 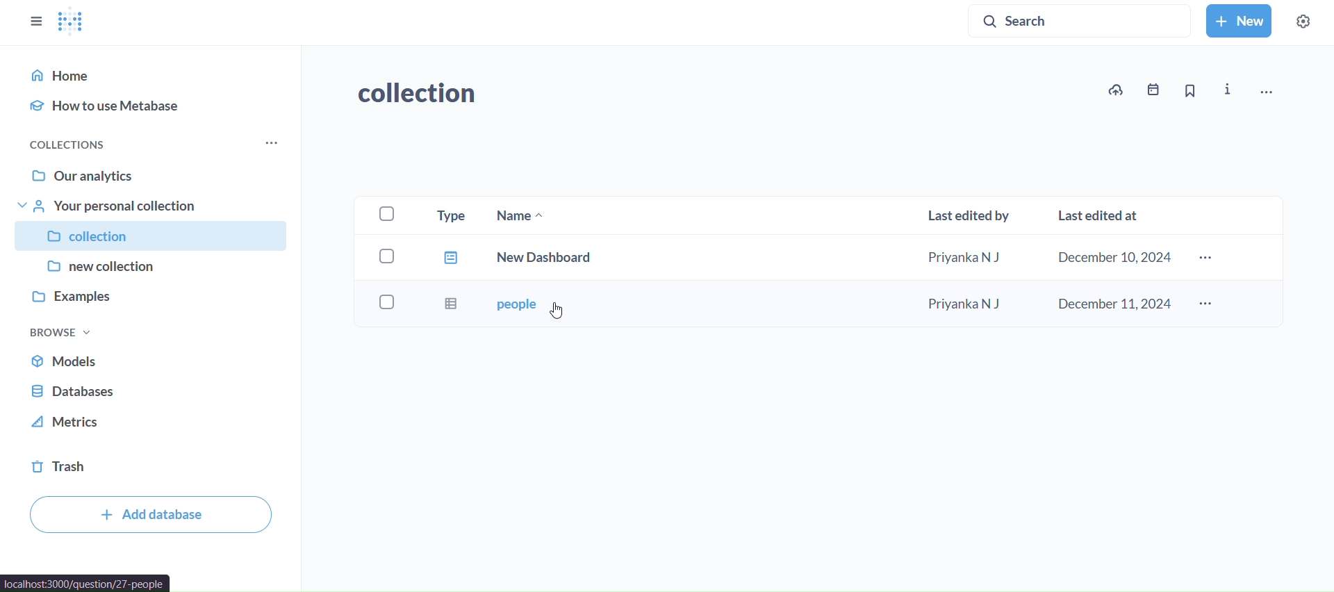 What do you see at coordinates (1206, 258) in the screenshot?
I see `more` at bounding box center [1206, 258].